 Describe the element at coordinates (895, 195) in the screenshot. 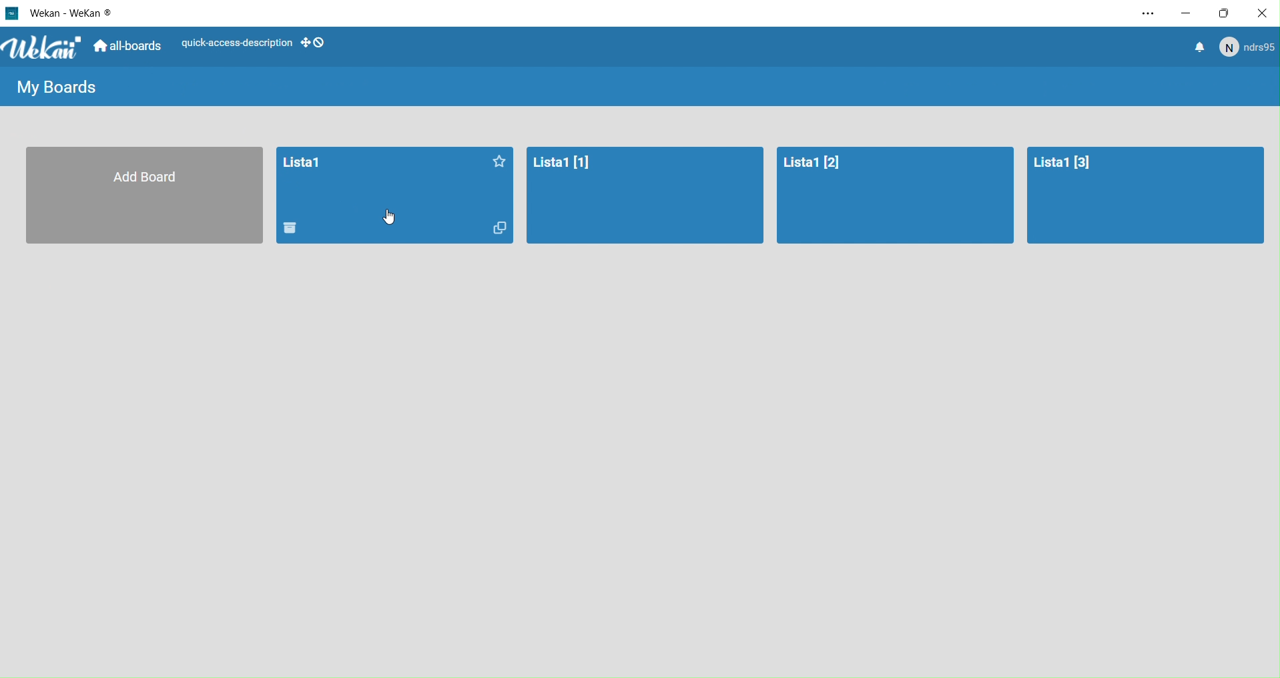

I see `Board 3` at that location.